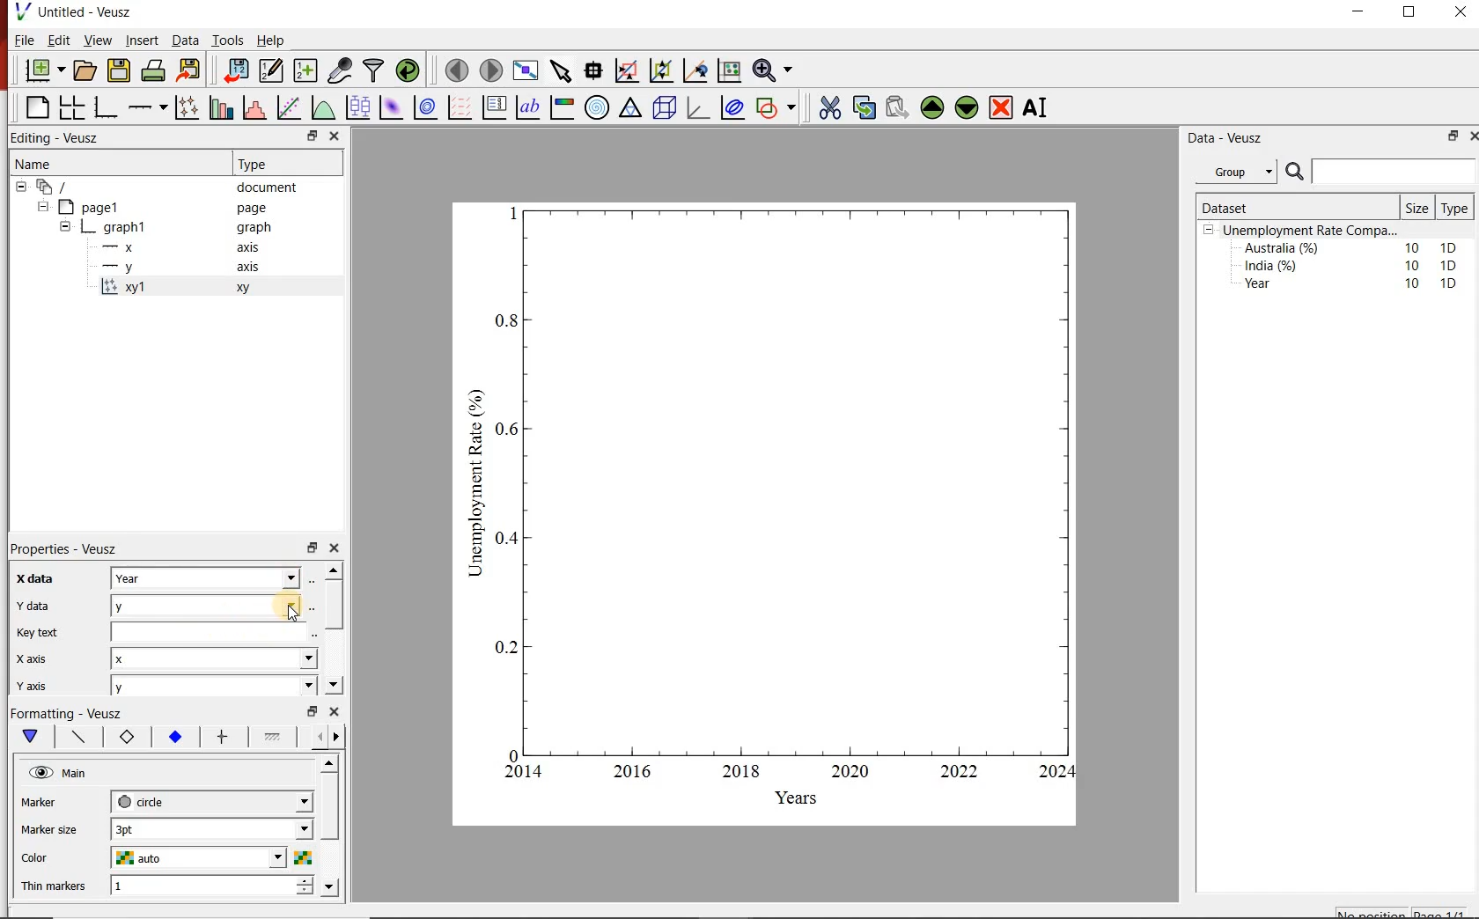 This screenshot has height=919, width=1479. What do you see at coordinates (1363, 16) in the screenshot?
I see `minimise` at bounding box center [1363, 16].